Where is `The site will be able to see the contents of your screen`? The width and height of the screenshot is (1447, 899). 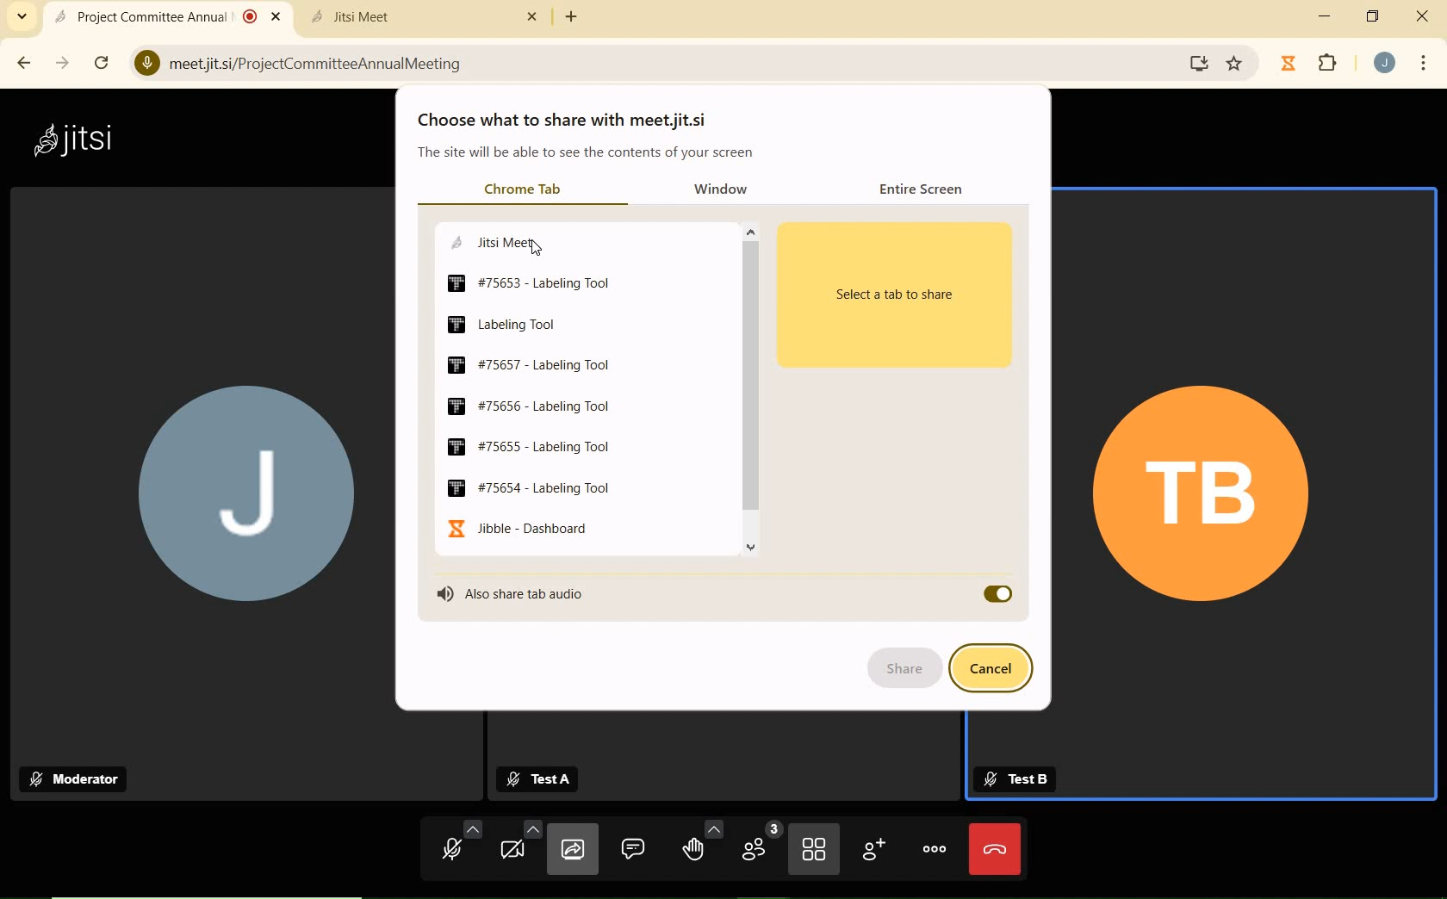
The site will be able to see the contents of your screen is located at coordinates (586, 153).